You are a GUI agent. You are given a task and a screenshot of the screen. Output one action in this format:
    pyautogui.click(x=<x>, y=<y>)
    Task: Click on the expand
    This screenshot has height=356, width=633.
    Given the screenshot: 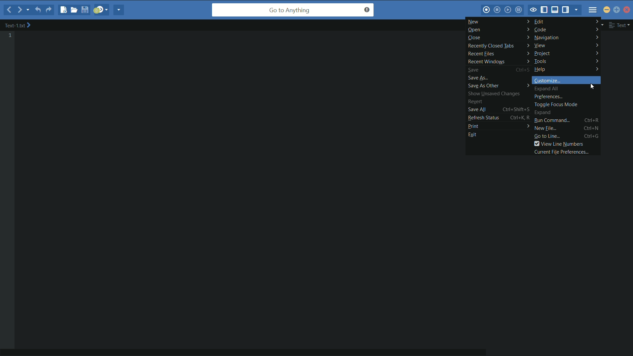 What is the action you would take?
    pyautogui.click(x=544, y=113)
    